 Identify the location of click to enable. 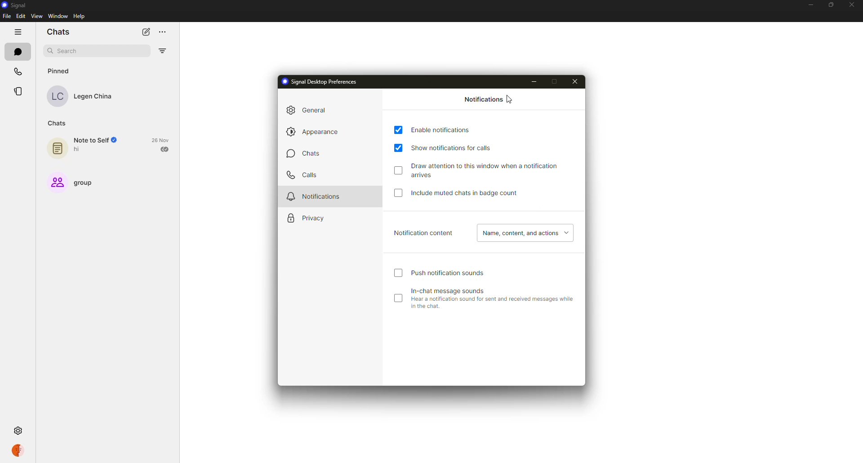
(398, 171).